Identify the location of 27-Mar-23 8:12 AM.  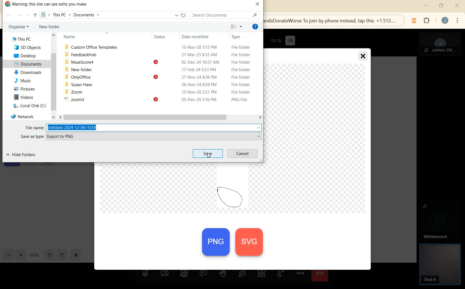
(198, 55).